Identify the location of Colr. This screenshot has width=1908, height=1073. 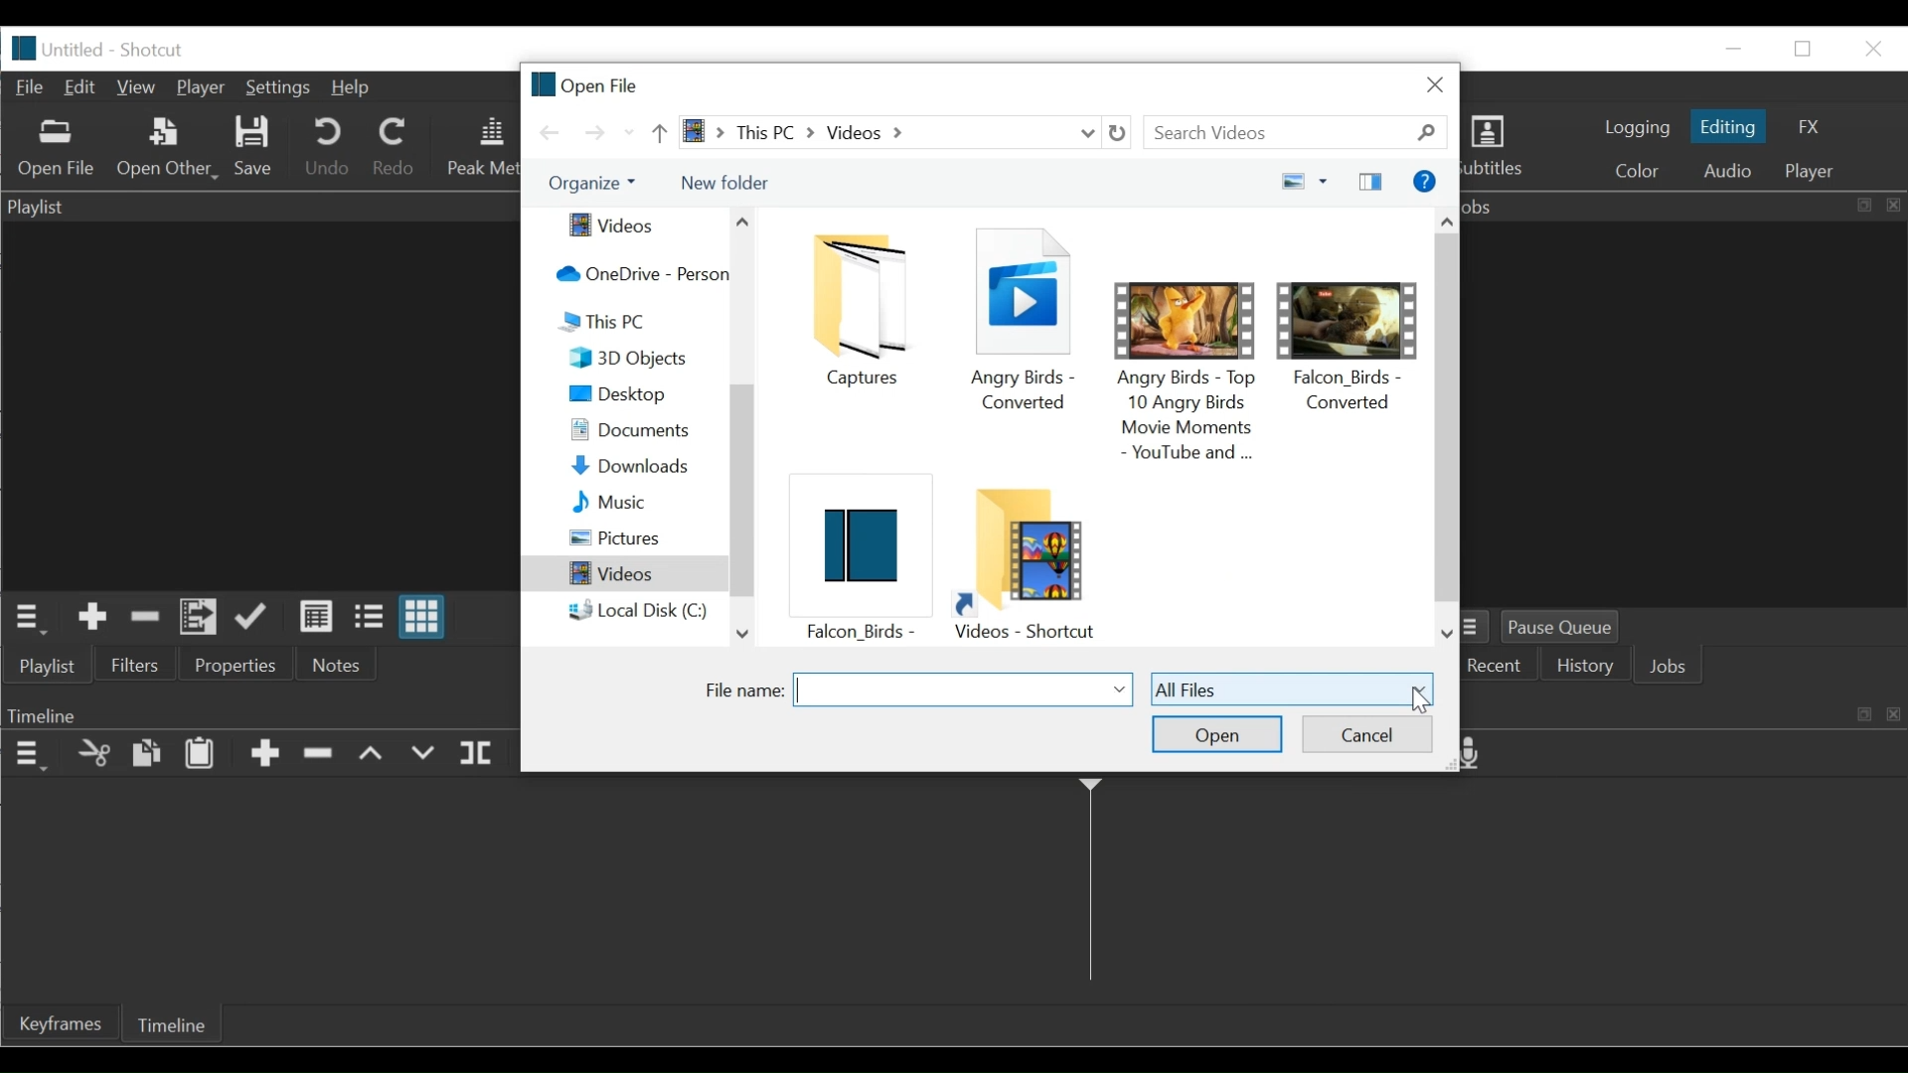
(1639, 169).